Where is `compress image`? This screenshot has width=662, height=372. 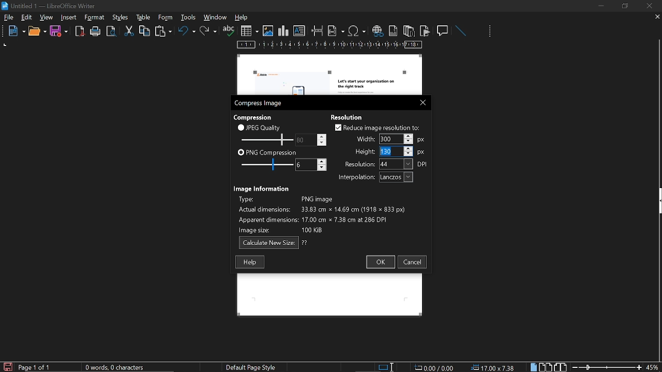
compress image is located at coordinates (260, 103).